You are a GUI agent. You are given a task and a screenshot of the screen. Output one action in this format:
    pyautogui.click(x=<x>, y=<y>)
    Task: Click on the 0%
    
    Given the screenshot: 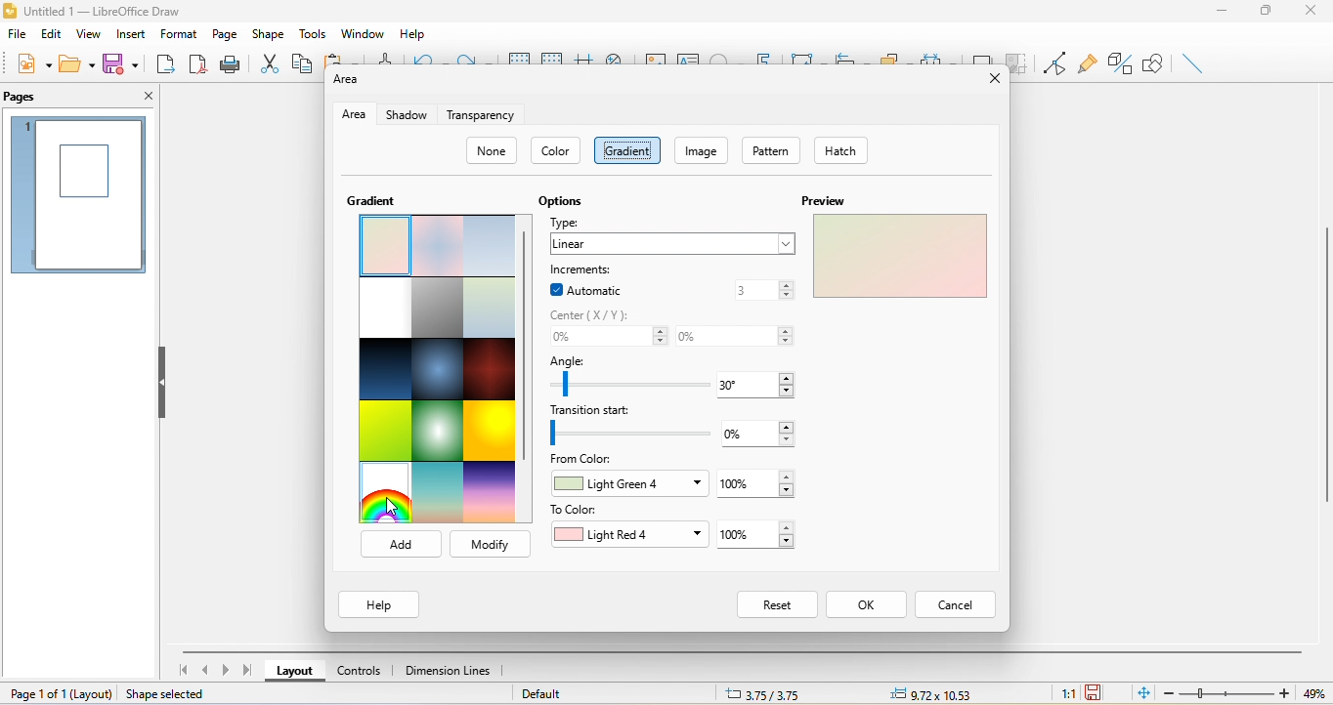 What is the action you would take?
    pyautogui.click(x=605, y=338)
    